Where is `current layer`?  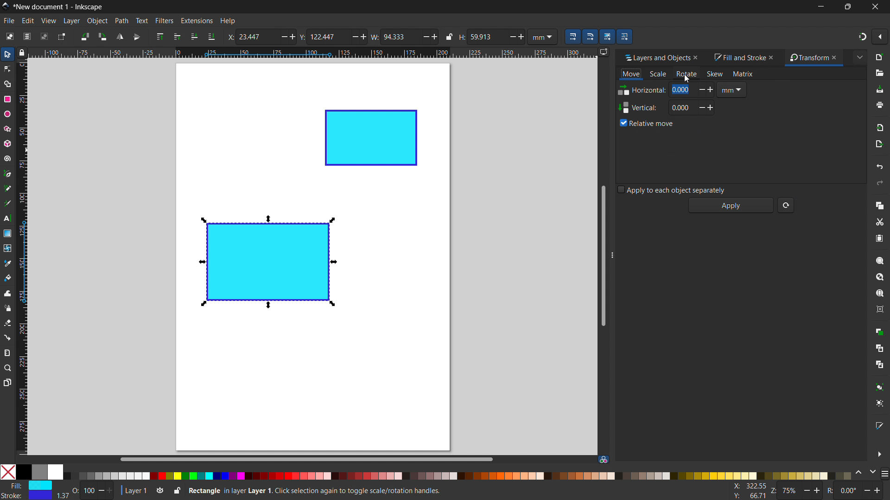
current layer is located at coordinates (133, 491).